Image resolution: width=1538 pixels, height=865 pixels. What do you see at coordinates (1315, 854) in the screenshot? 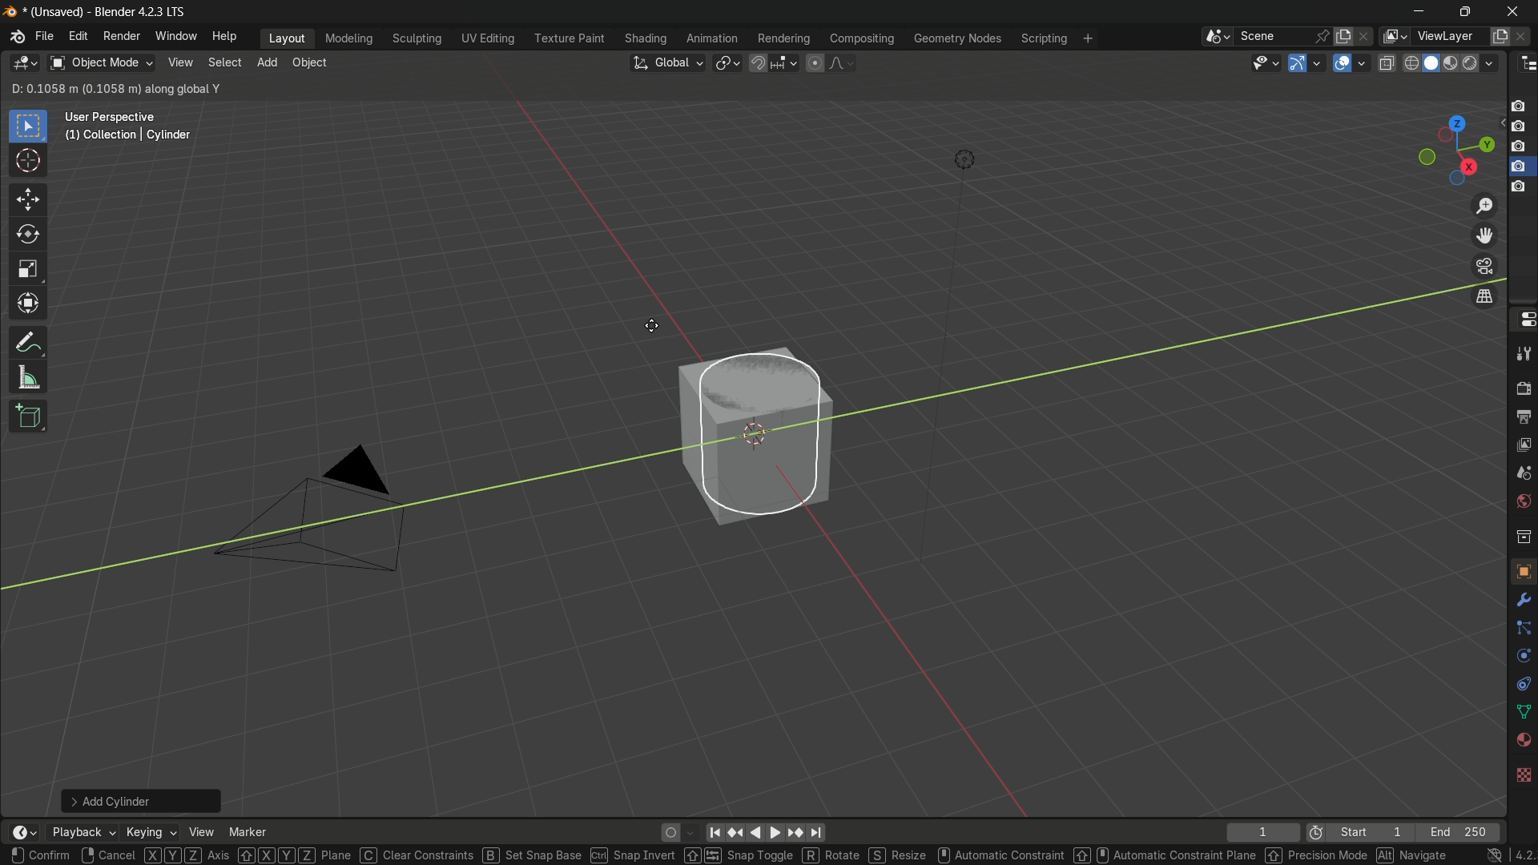
I see `precision mode` at bounding box center [1315, 854].